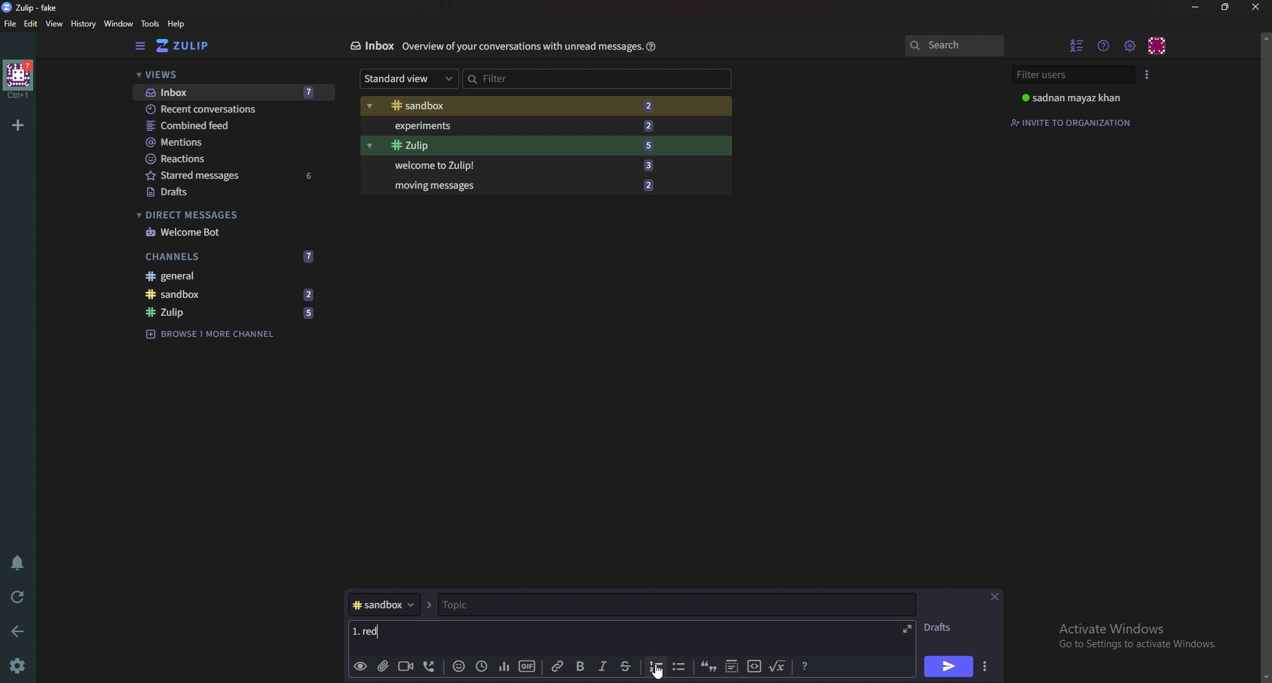 The width and height of the screenshot is (1272, 683). What do you see at coordinates (656, 666) in the screenshot?
I see `number list` at bounding box center [656, 666].